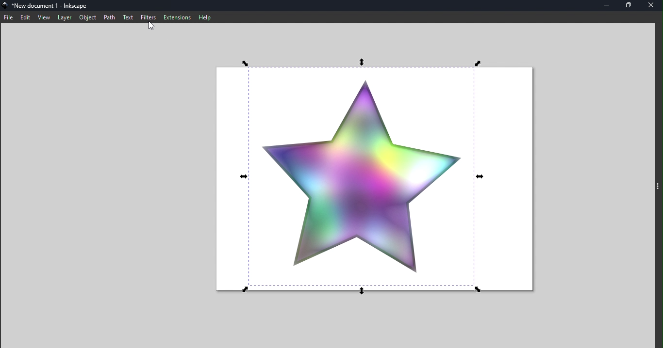 This screenshot has width=663, height=348. I want to click on Text, so click(129, 18).